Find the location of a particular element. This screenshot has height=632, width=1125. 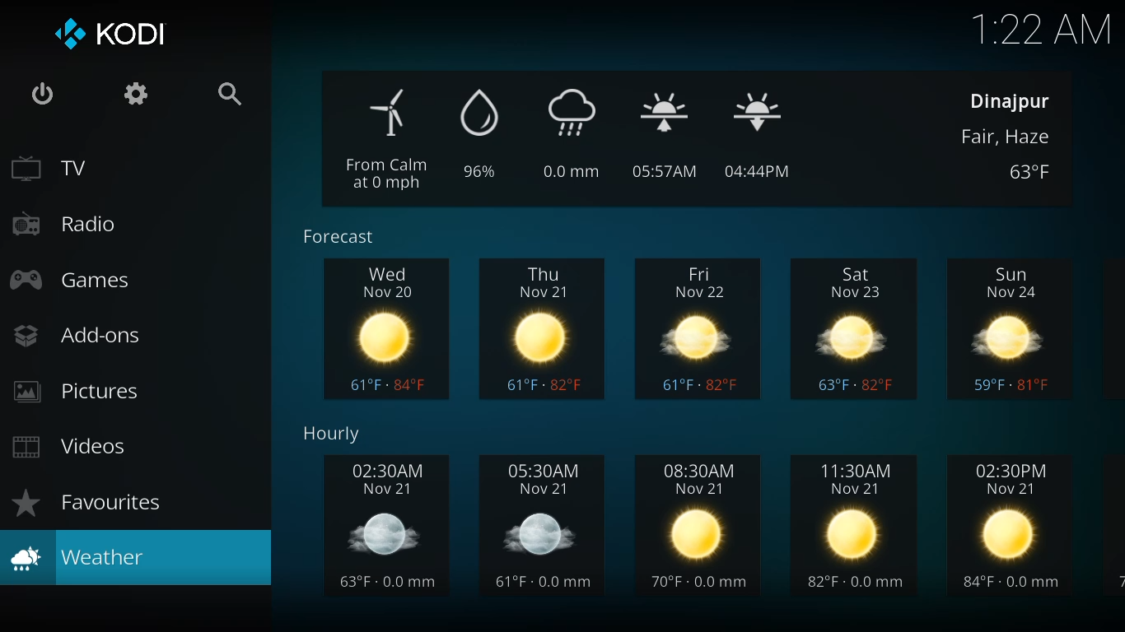

power is located at coordinates (39, 94).